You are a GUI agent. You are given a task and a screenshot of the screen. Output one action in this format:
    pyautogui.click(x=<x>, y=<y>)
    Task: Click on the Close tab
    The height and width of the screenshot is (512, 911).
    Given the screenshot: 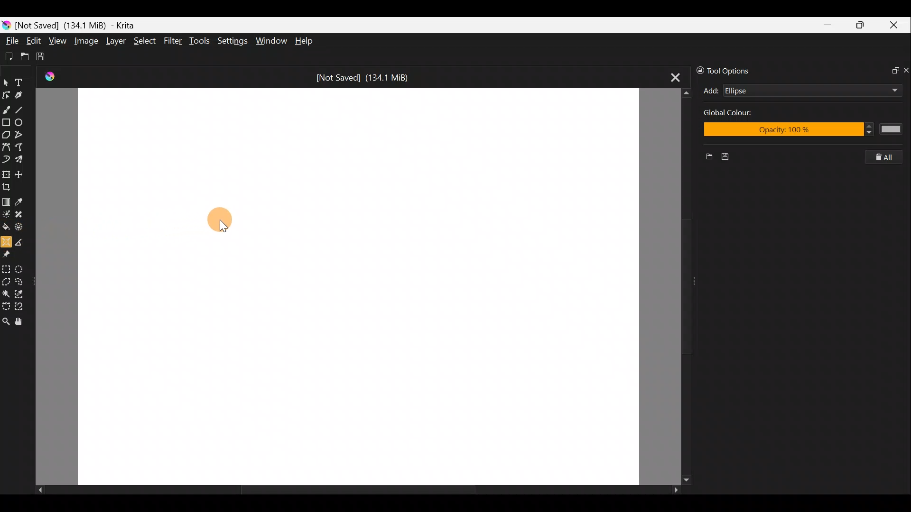 What is the action you would take?
    pyautogui.click(x=670, y=78)
    